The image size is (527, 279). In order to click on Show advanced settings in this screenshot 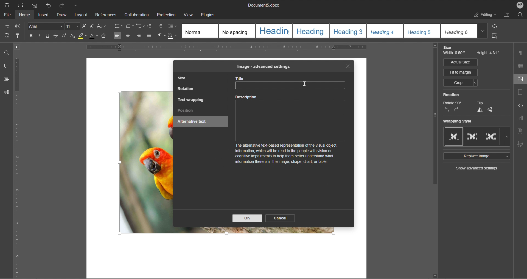, I will do `click(477, 169)`.